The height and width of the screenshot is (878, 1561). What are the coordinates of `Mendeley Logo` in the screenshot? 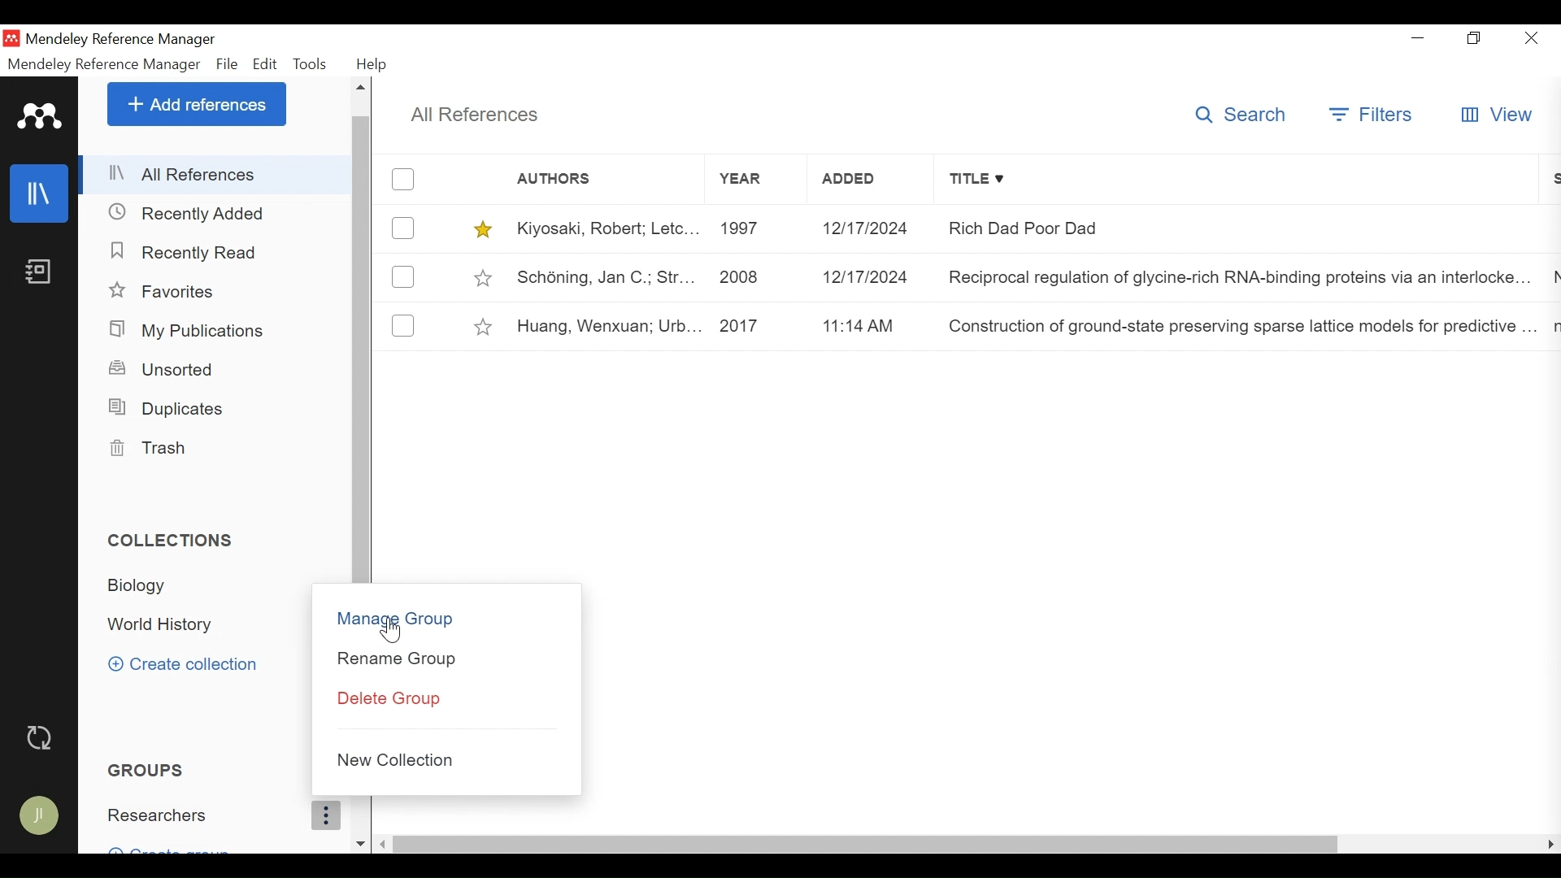 It's located at (40, 116).